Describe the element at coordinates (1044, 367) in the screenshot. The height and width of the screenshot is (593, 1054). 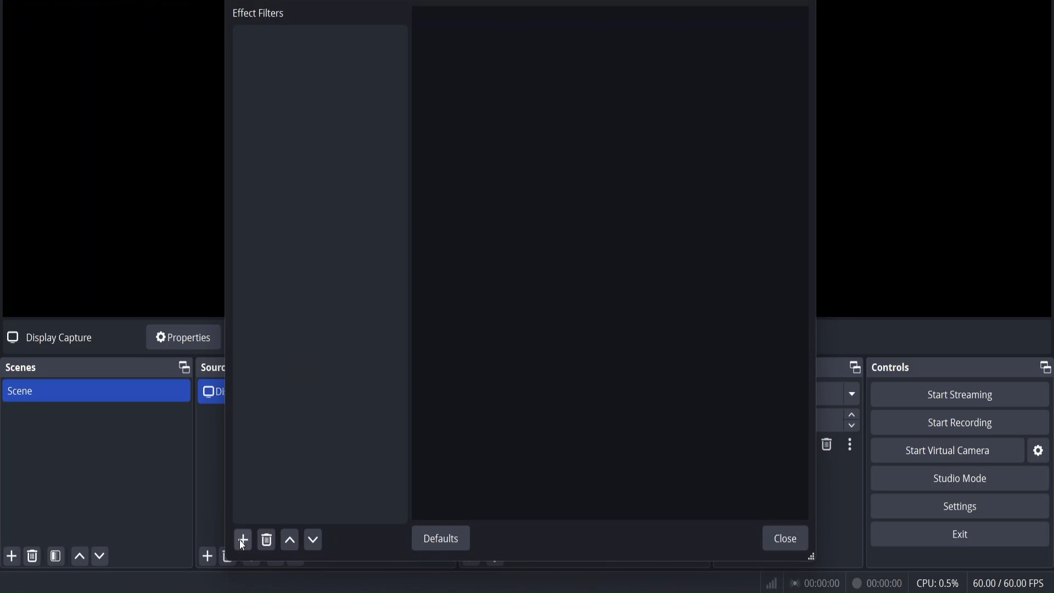
I see `change tab layout` at that location.